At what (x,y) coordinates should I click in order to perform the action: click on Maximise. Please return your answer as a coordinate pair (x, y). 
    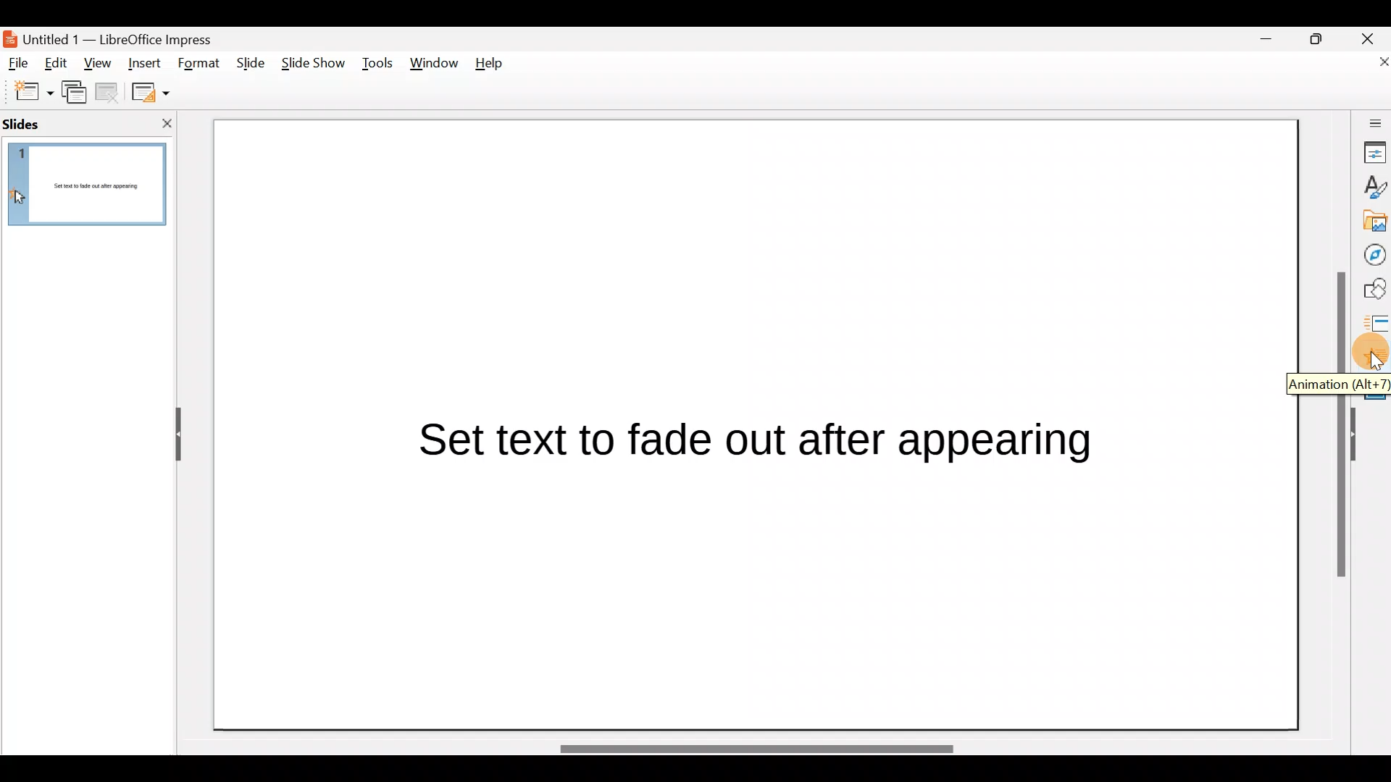
    Looking at the image, I should click on (1321, 39).